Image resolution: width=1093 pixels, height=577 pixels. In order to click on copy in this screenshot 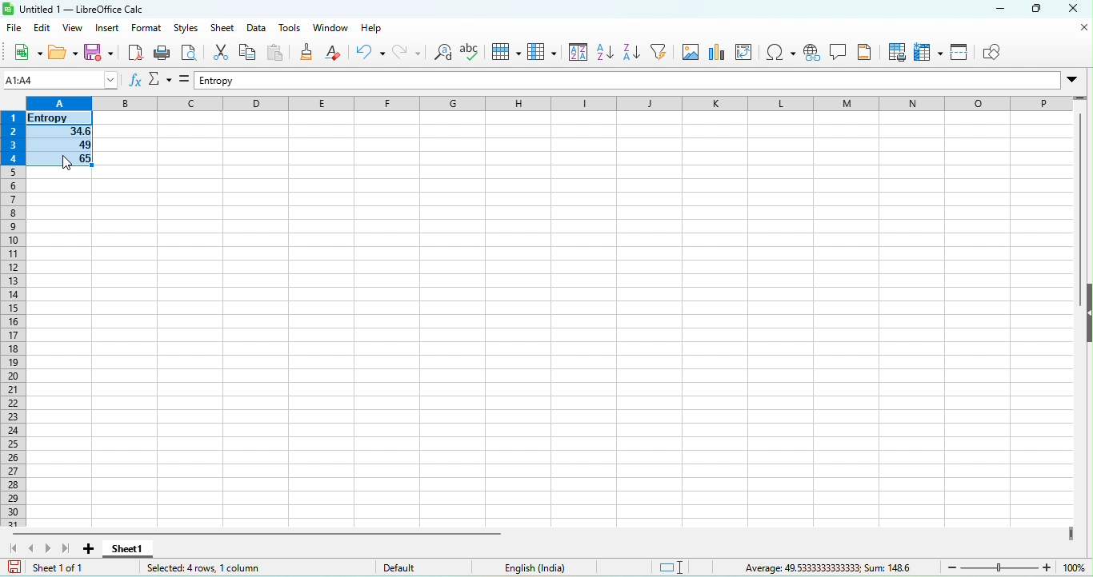, I will do `click(246, 53)`.